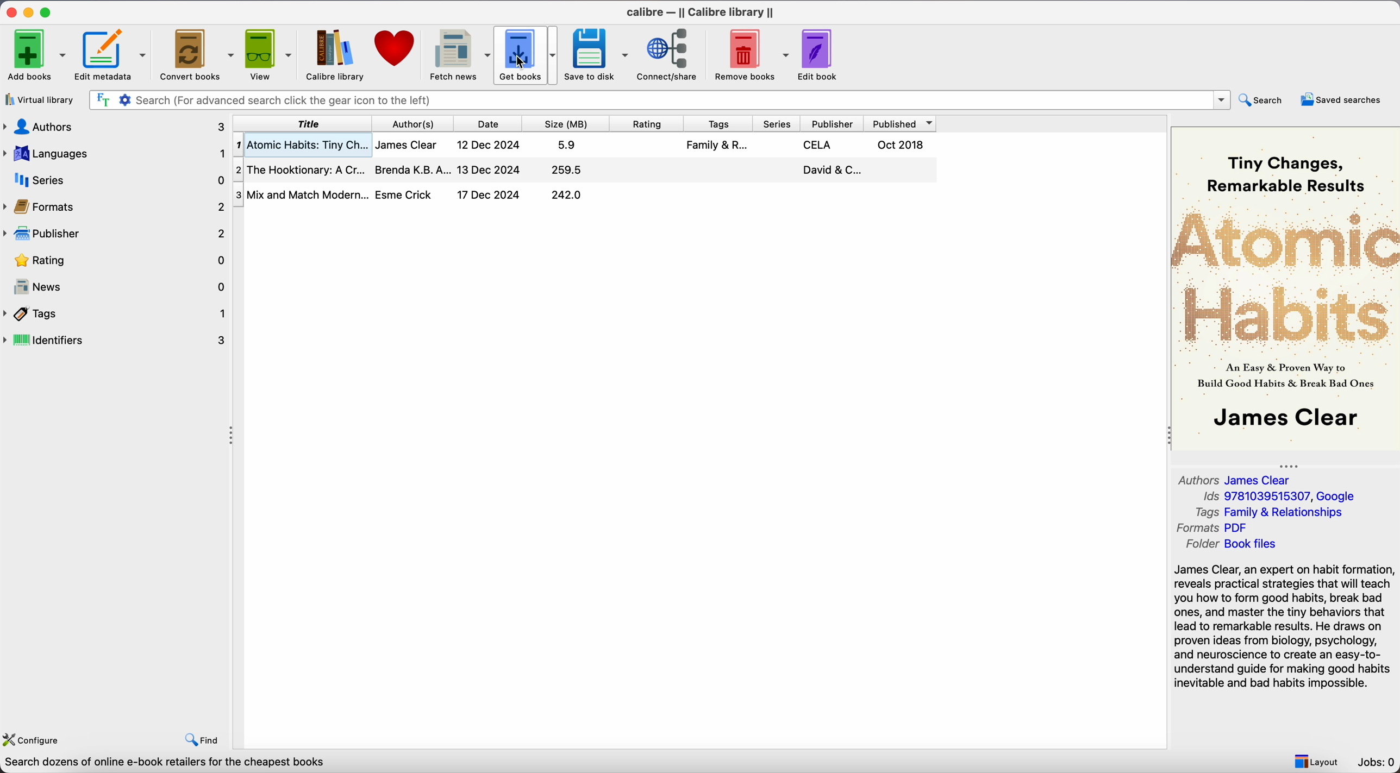  What do you see at coordinates (1222, 529) in the screenshot?
I see `Formats PDF` at bounding box center [1222, 529].